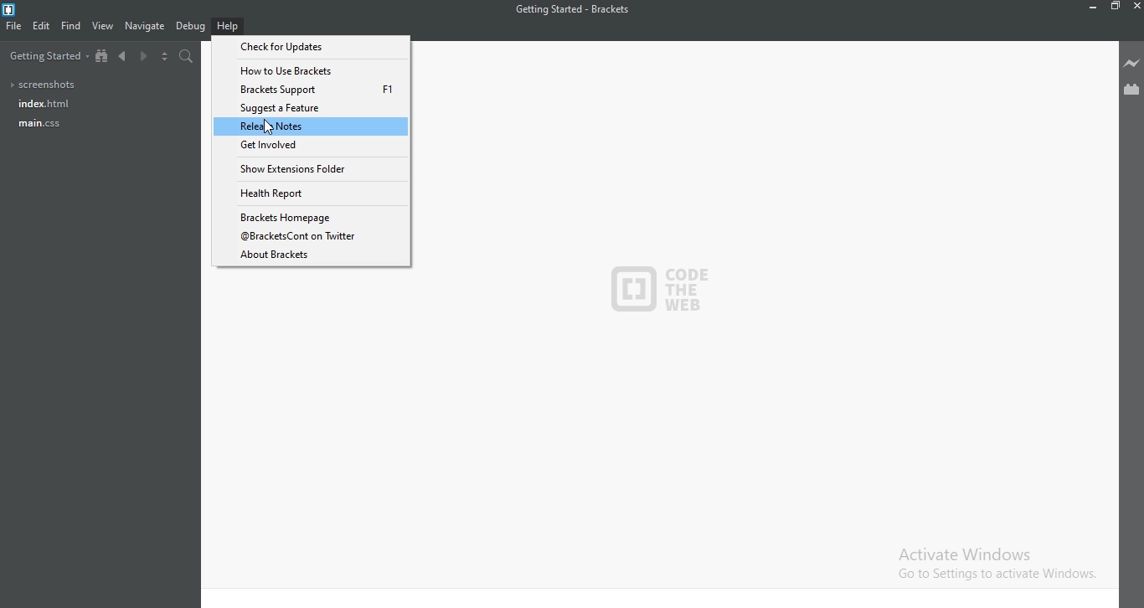 The width and height of the screenshot is (1144, 608). I want to click on Getting started, so click(50, 54).